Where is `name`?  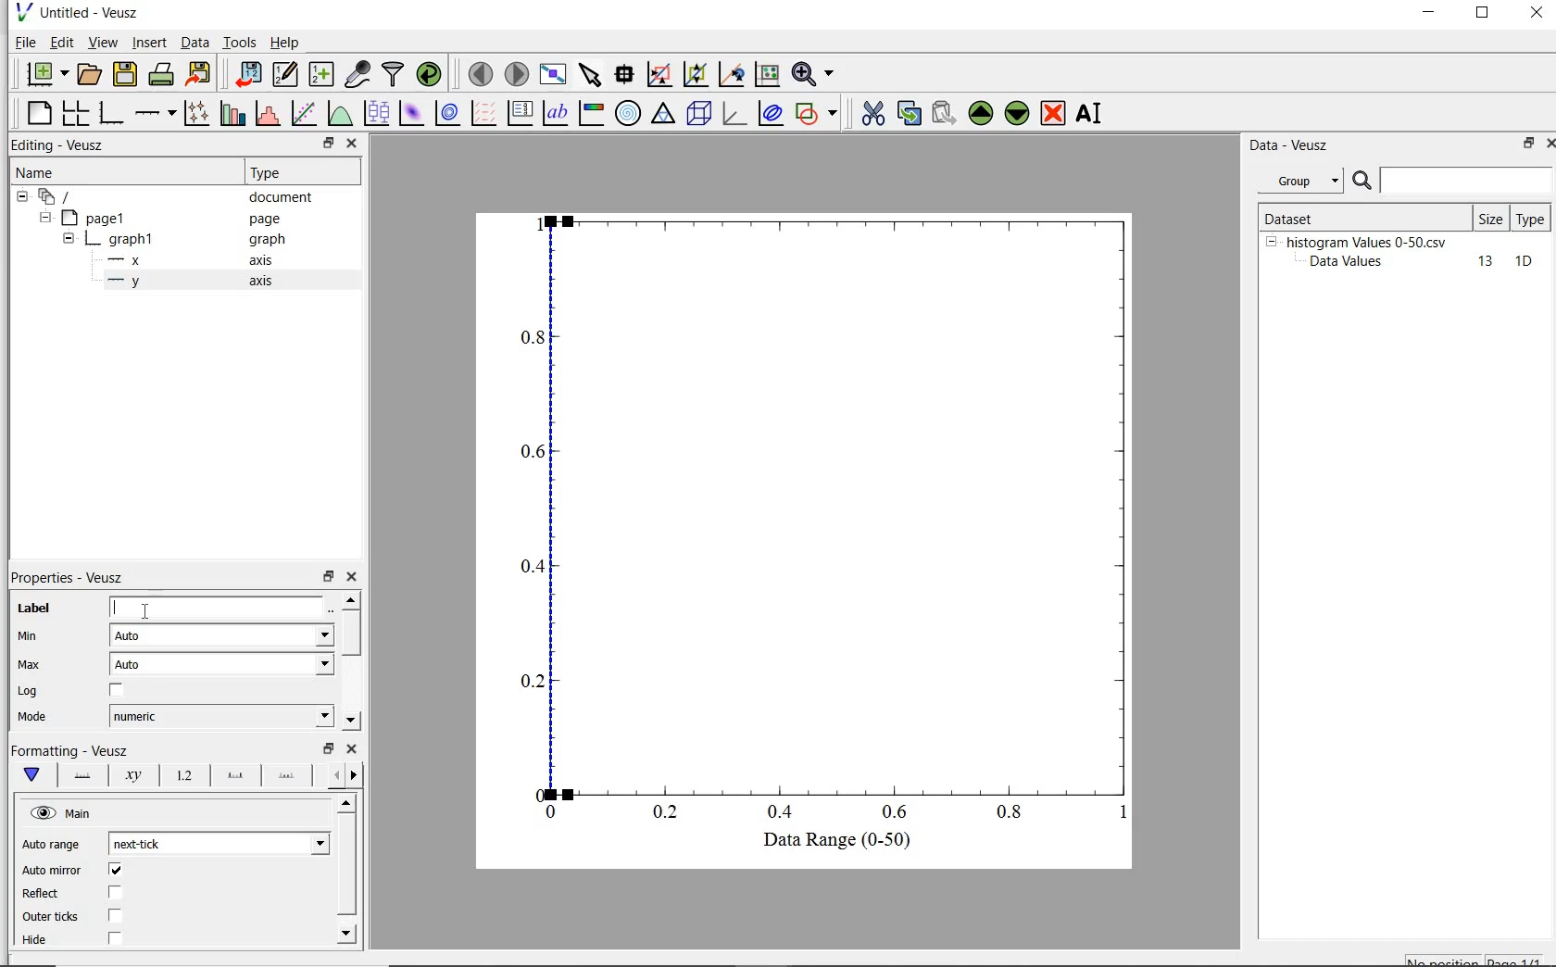
name is located at coordinates (33, 173).